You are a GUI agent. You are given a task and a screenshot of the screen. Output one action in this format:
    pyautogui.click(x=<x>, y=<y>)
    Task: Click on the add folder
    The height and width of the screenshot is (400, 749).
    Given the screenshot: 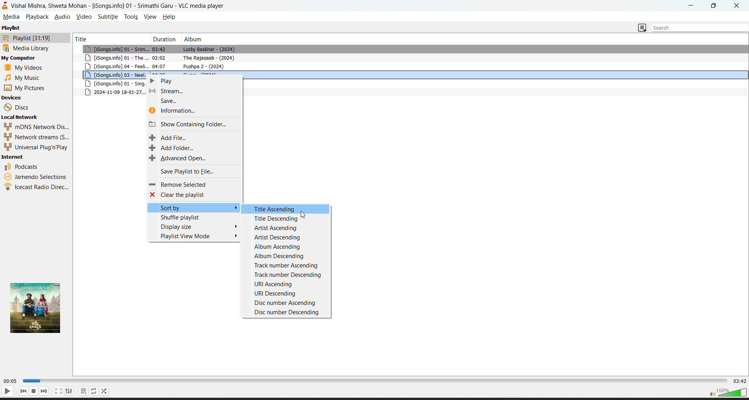 What is the action you would take?
    pyautogui.click(x=194, y=148)
    